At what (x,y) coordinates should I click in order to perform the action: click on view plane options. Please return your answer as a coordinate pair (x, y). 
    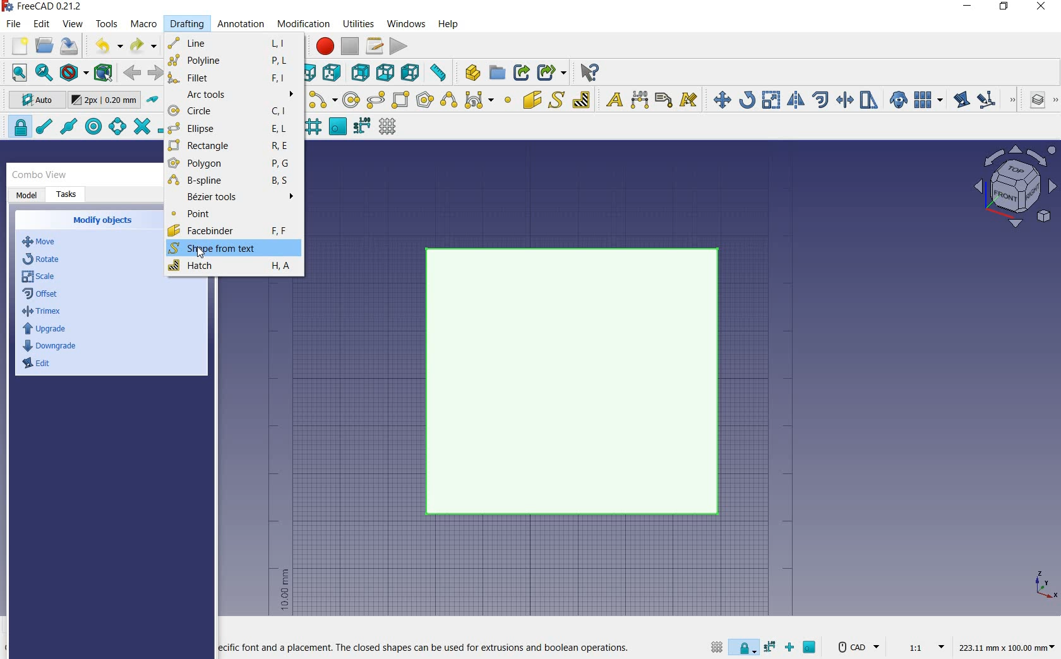
    Looking at the image, I should click on (1016, 188).